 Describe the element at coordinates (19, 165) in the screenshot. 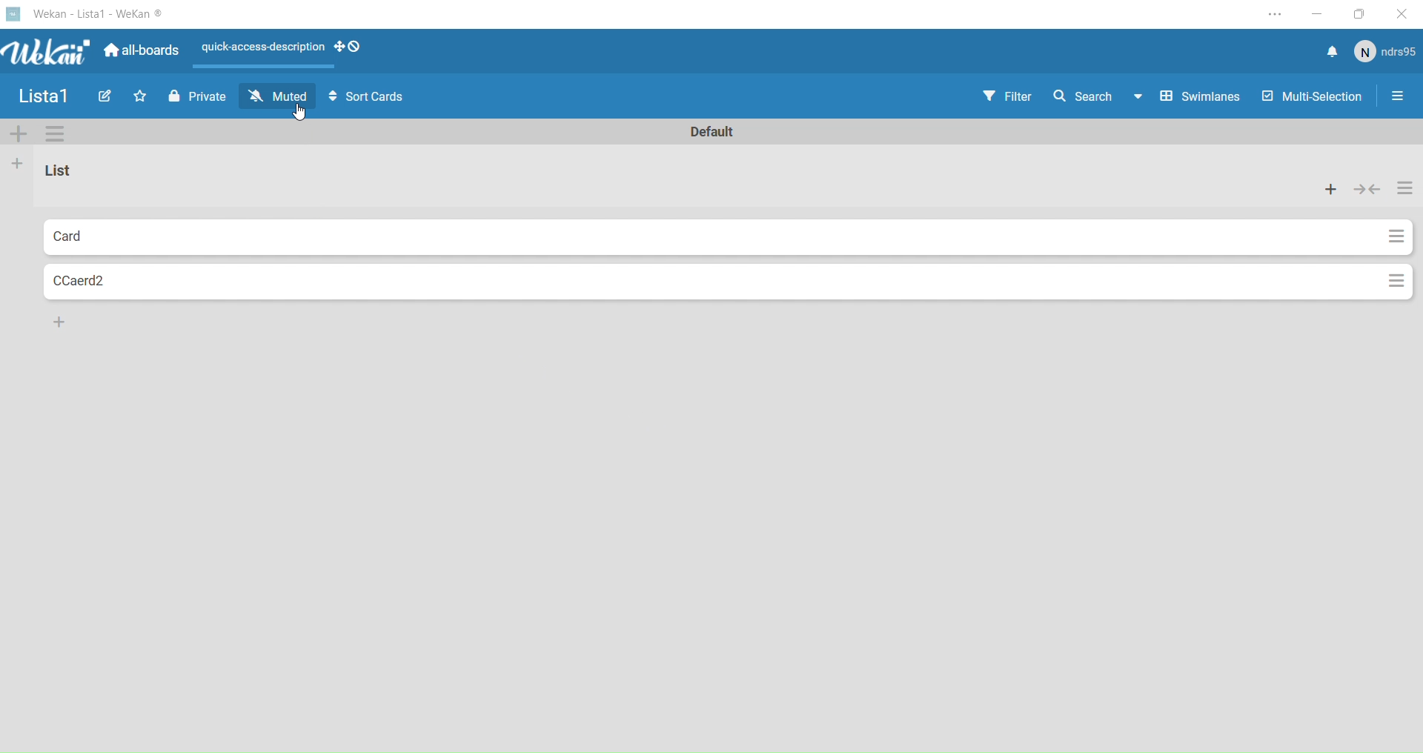

I see `Add` at that location.